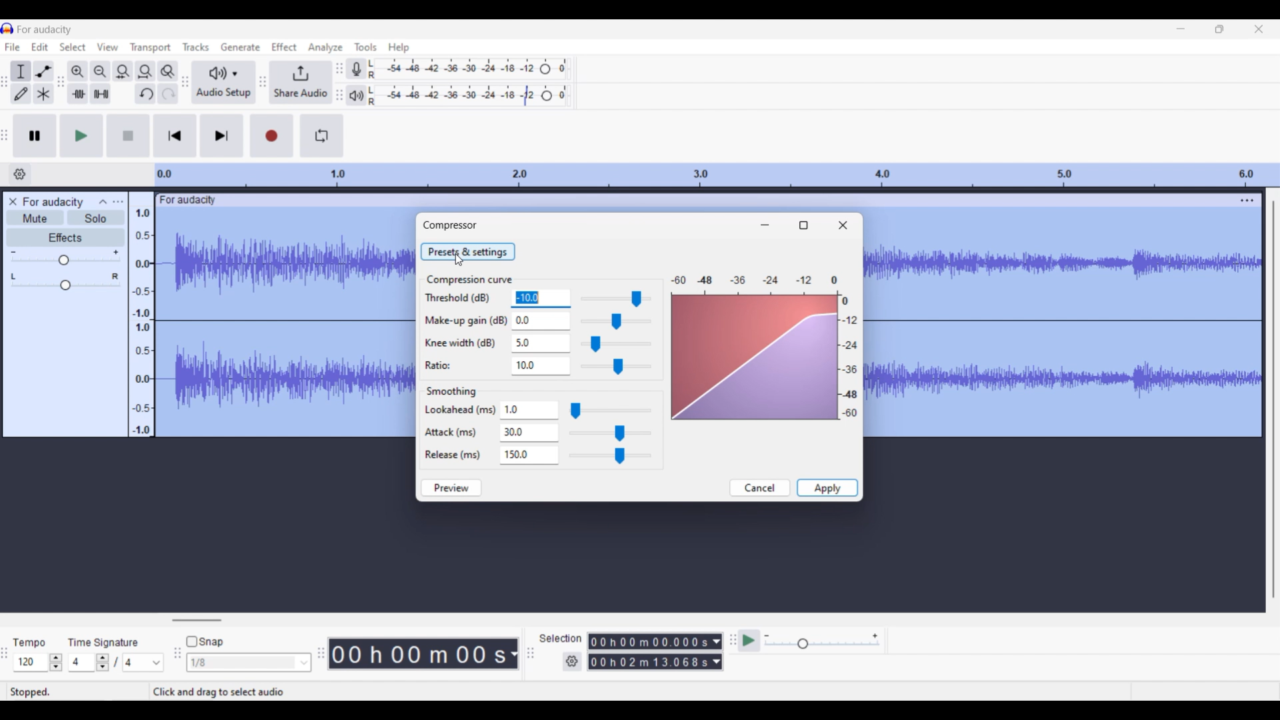 Image resolution: width=1280 pixels, height=720 pixels. What do you see at coordinates (73, 47) in the screenshot?
I see `Select` at bounding box center [73, 47].